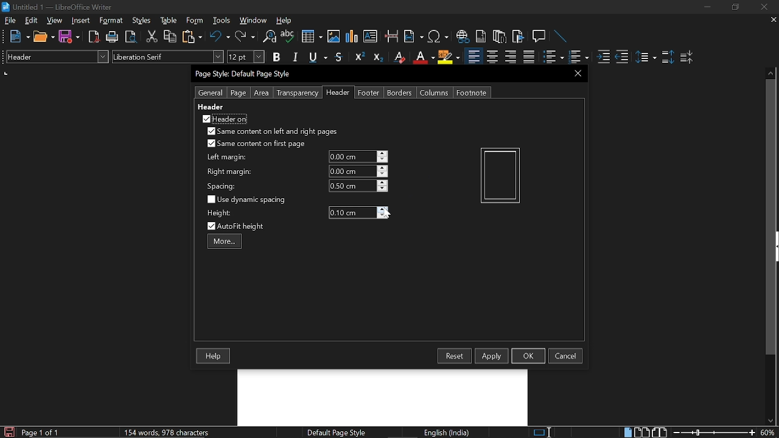 This screenshot has height=438, width=779. What do you see at coordinates (276, 58) in the screenshot?
I see `Bold` at bounding box center [276, 58].